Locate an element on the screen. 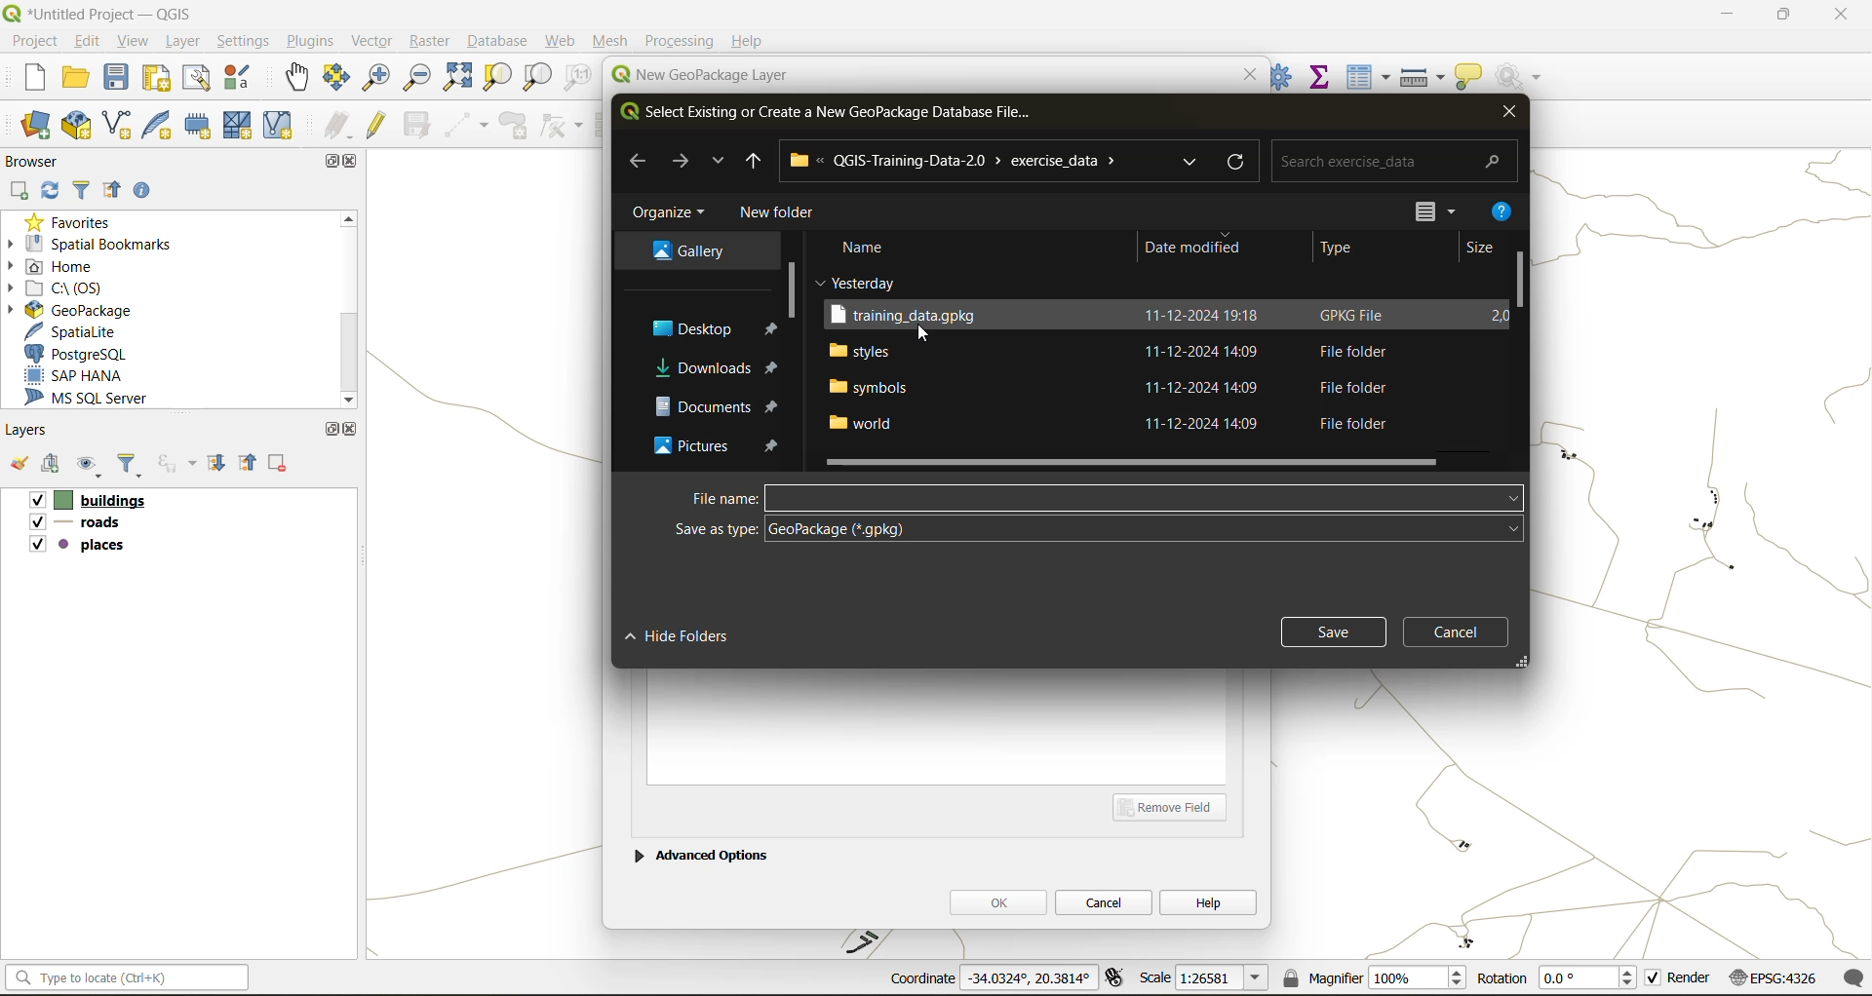 Image resolution: width=1872 pixels, height=996 pixels. enable properties is located at coordinates (147, 189).